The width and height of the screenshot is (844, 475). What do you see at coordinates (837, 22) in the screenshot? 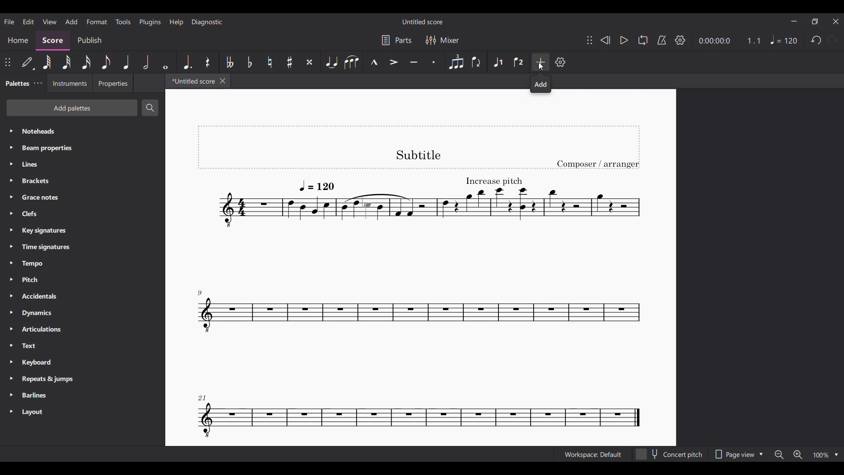
I see `Close interface` at bounding box center [837, 22].